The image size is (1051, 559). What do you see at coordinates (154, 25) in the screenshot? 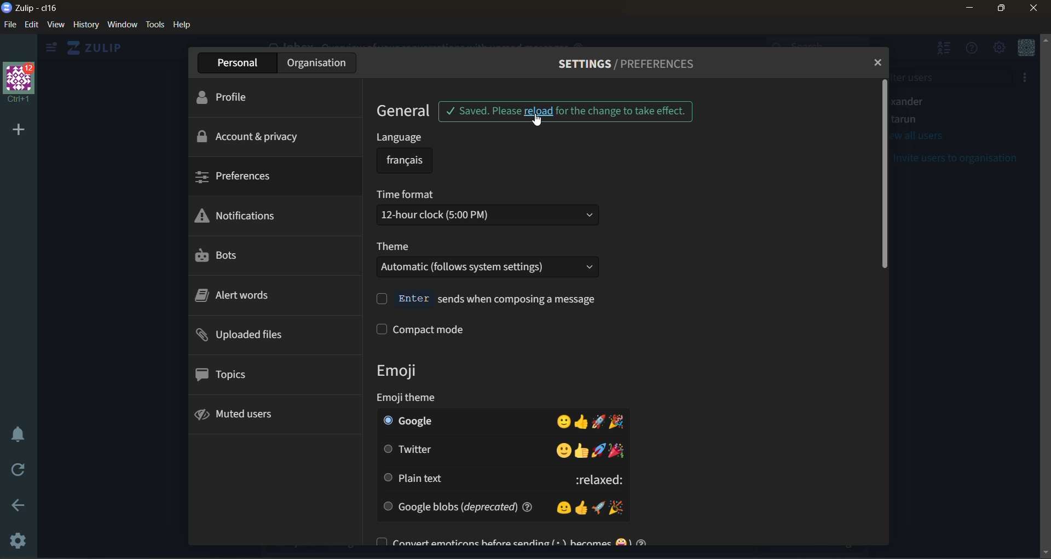
I see `tools` at bounding box center [154, 25].